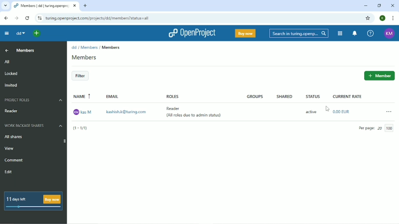 The width and height of the screenshot is (399, 224). Describe the element at coordinates (392, 5) in the screenshot. I see `Close` at that location.